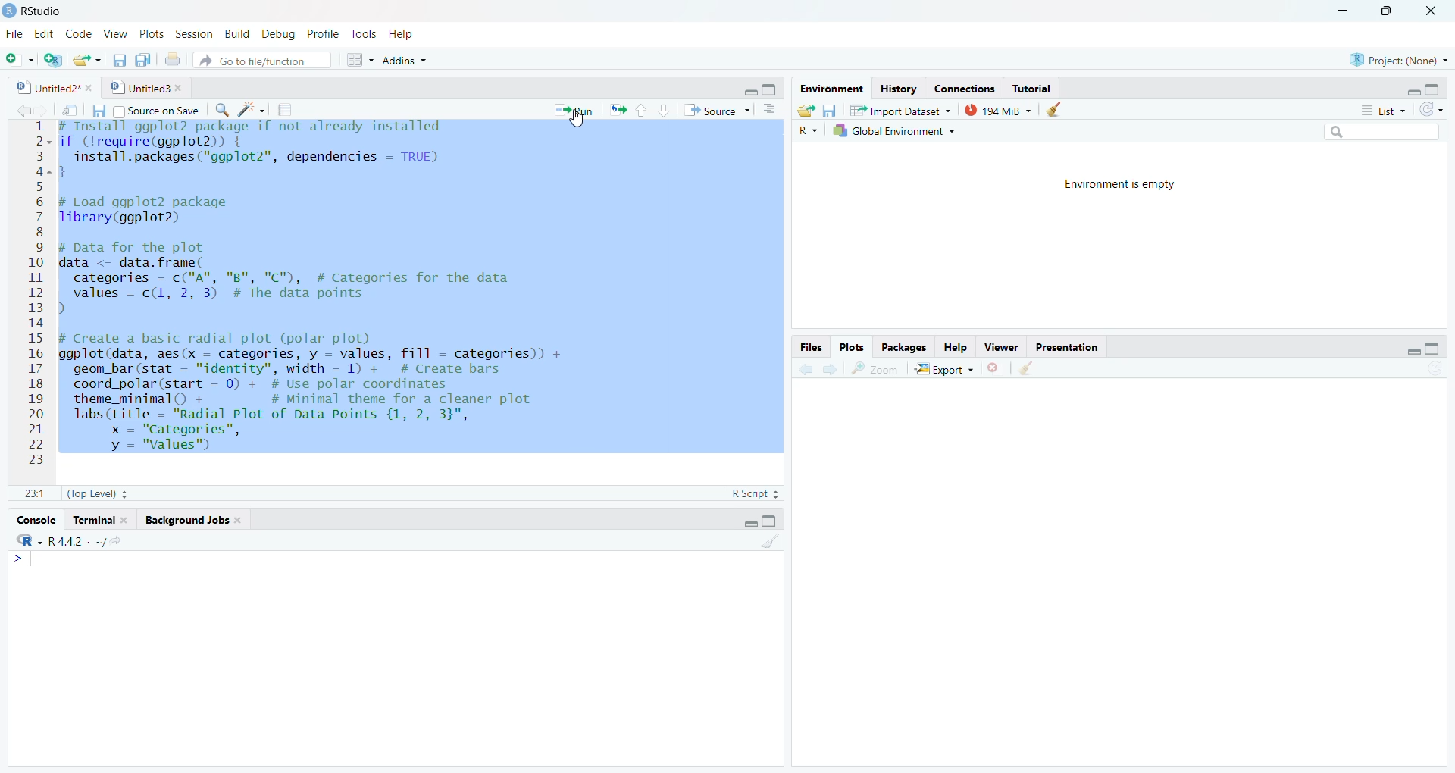 The image size is (1455, 773). Describe the element at coordinates (253, 109) in the screenshot. I see `code tools` at that location.